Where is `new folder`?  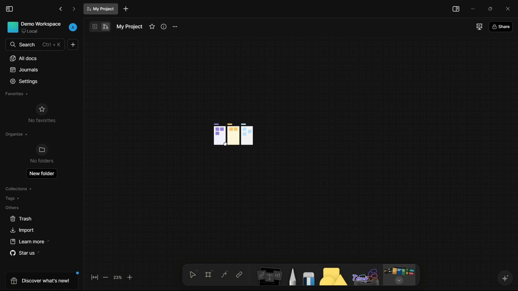 new folder is located at coordinates (41, 174).